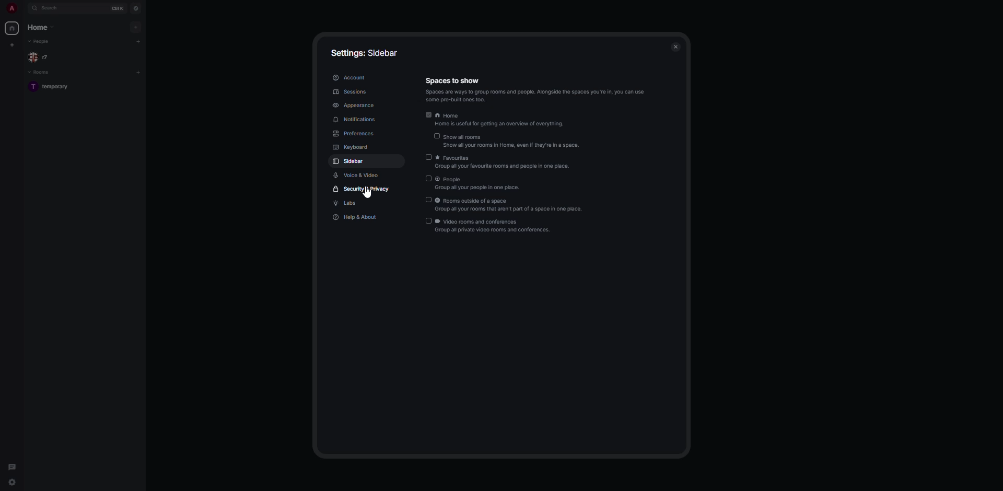 The width and height of the screenshot is (1003, 491). I want to click on profile, so click(9, 8).